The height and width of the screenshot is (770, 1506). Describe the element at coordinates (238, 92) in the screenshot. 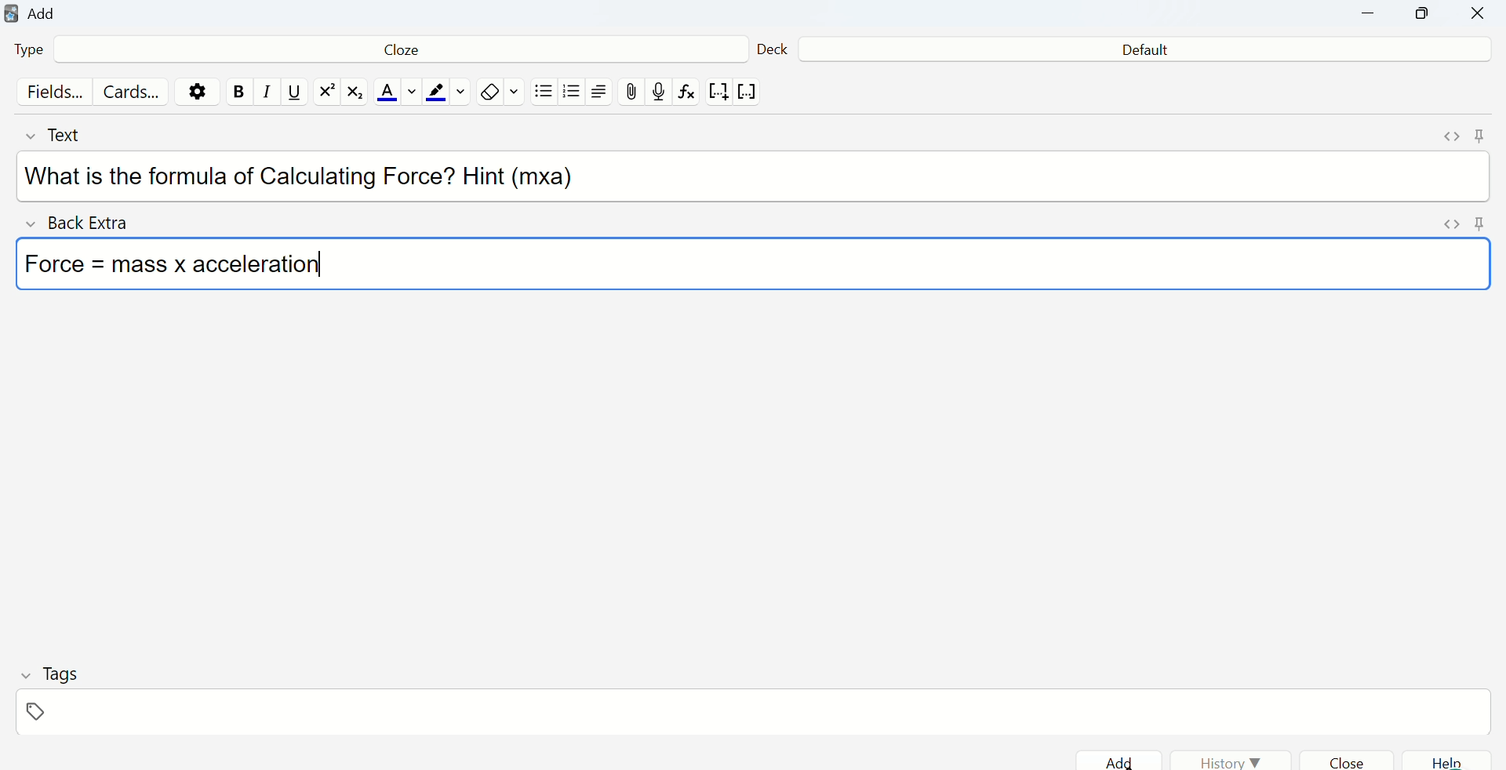

I see `Bold` at that location.